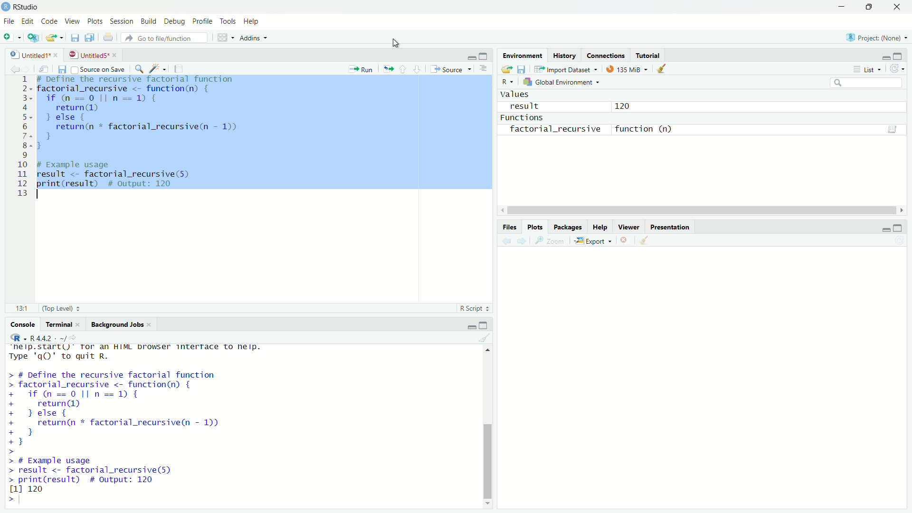  Describe the element at coordinates (884, 229) in the screenshot. I see `Minimize` at that location.